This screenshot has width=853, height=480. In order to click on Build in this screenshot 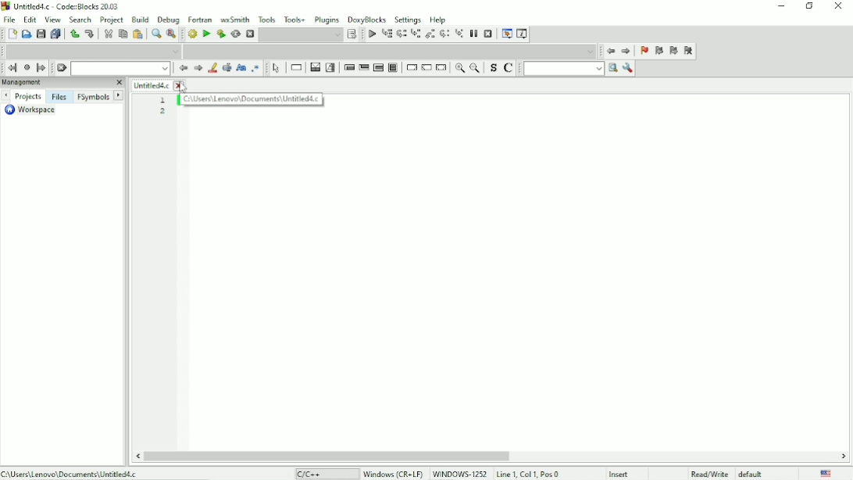, I will do `click(191, 34)`.